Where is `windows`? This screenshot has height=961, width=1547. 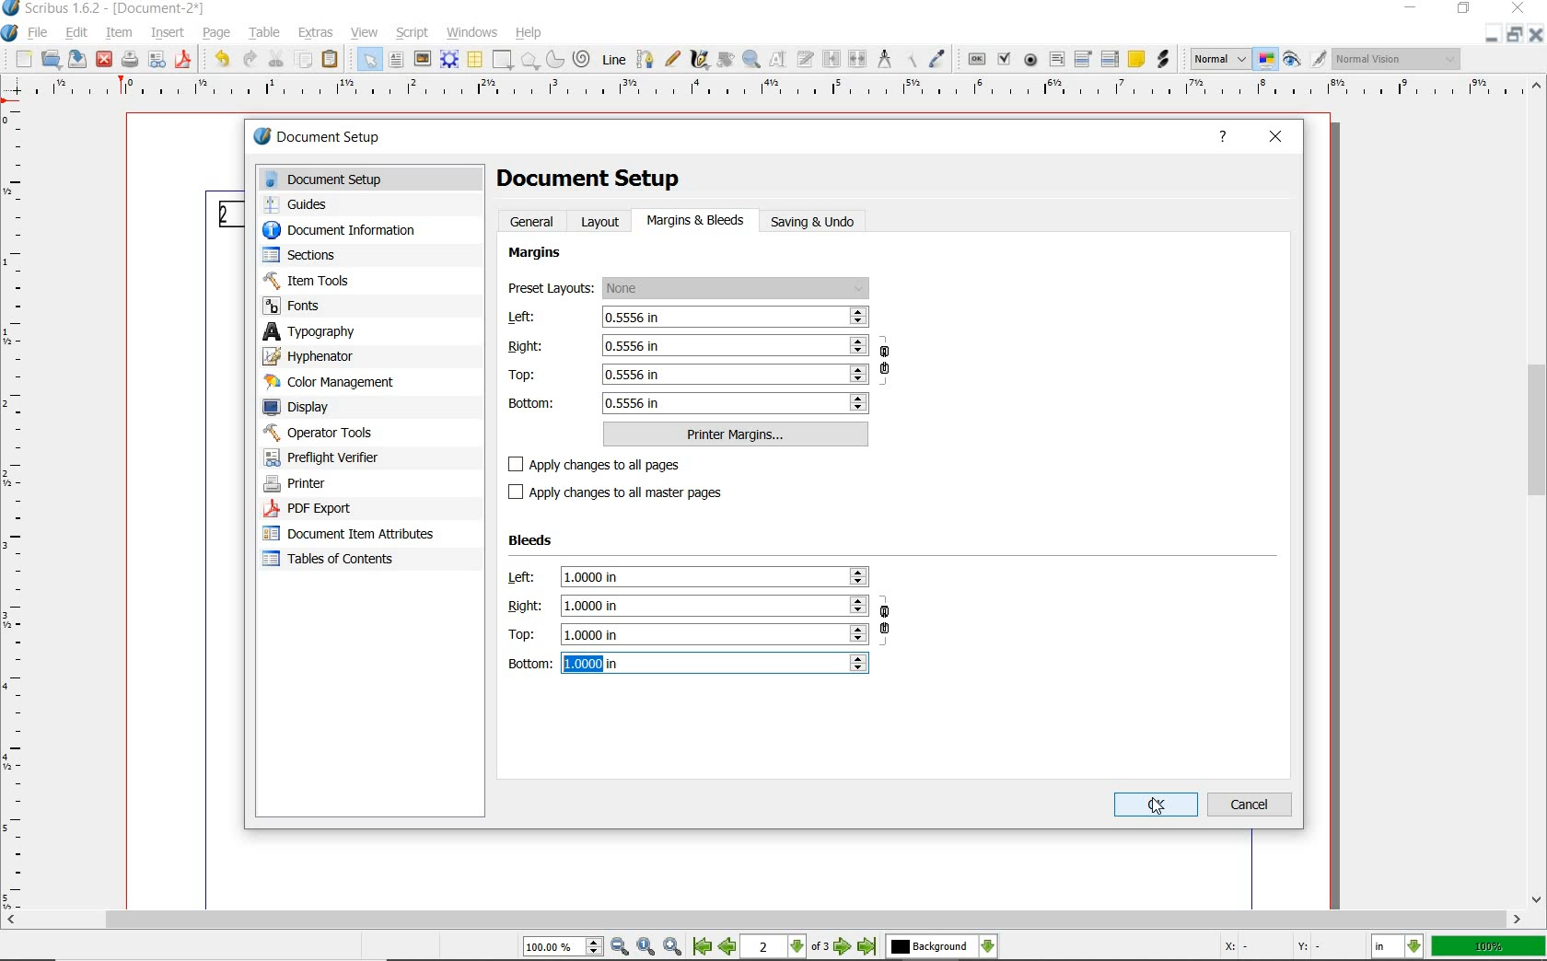
windows is located at coordinates (472, 31).